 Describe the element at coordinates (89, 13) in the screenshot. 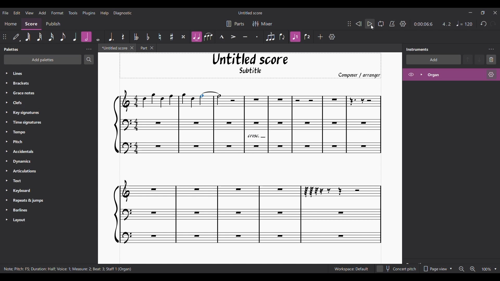

I see `Plugins menu` at that location.